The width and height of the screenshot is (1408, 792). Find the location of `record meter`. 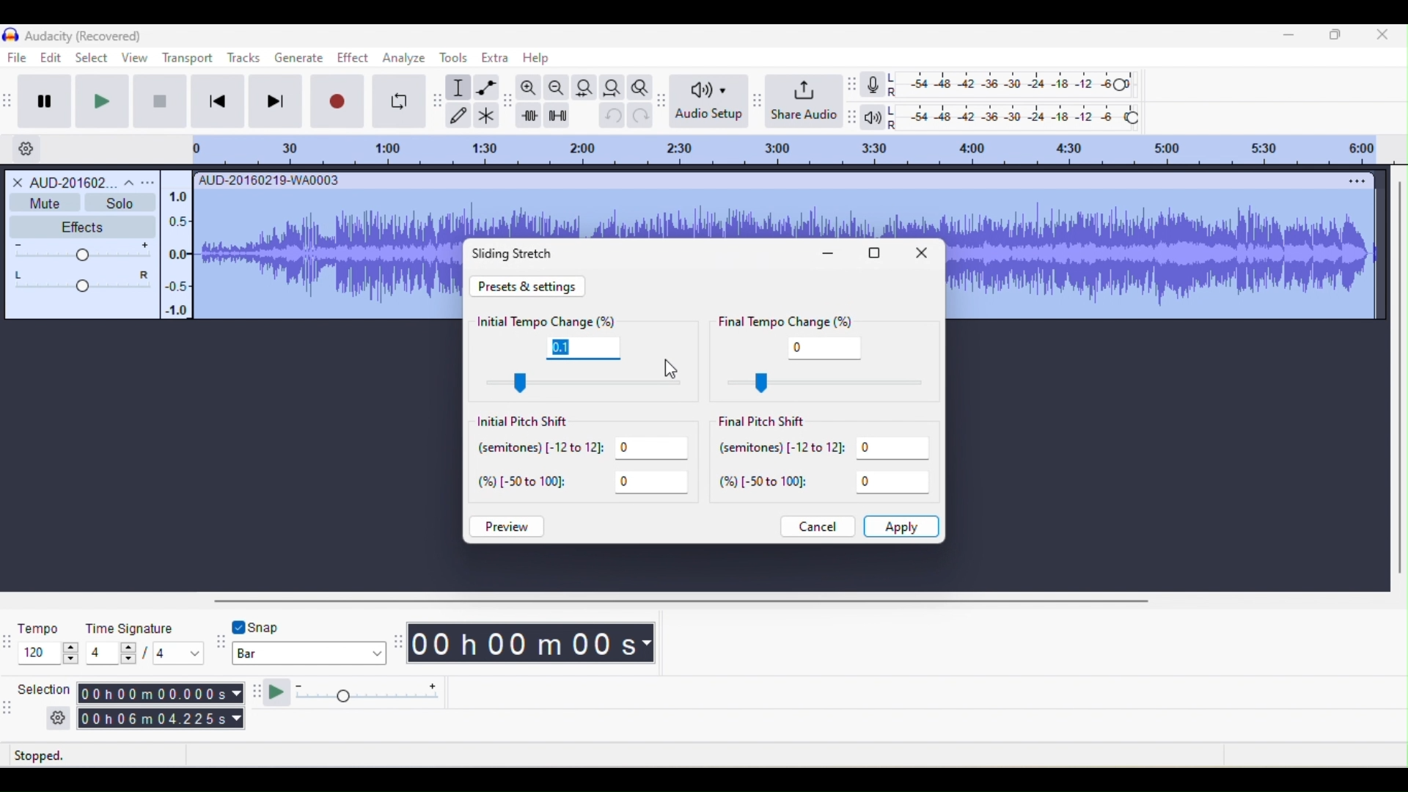

record meter is located at coordinates (873, 85).